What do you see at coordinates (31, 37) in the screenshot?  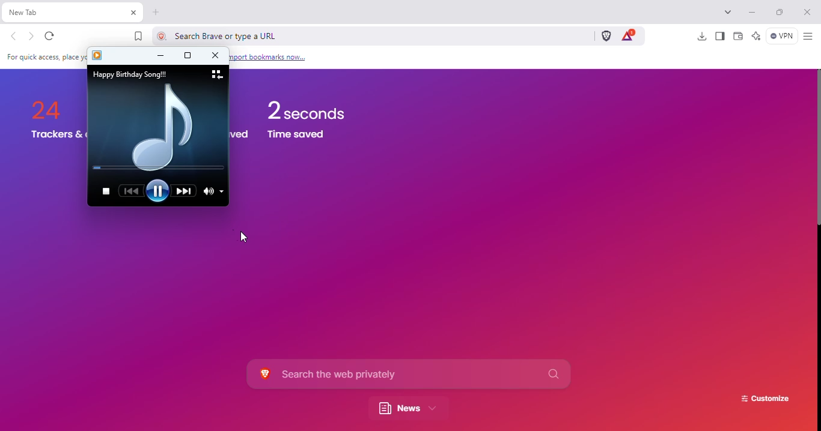 I see `click to go forward` at bounding box center [31, 37].